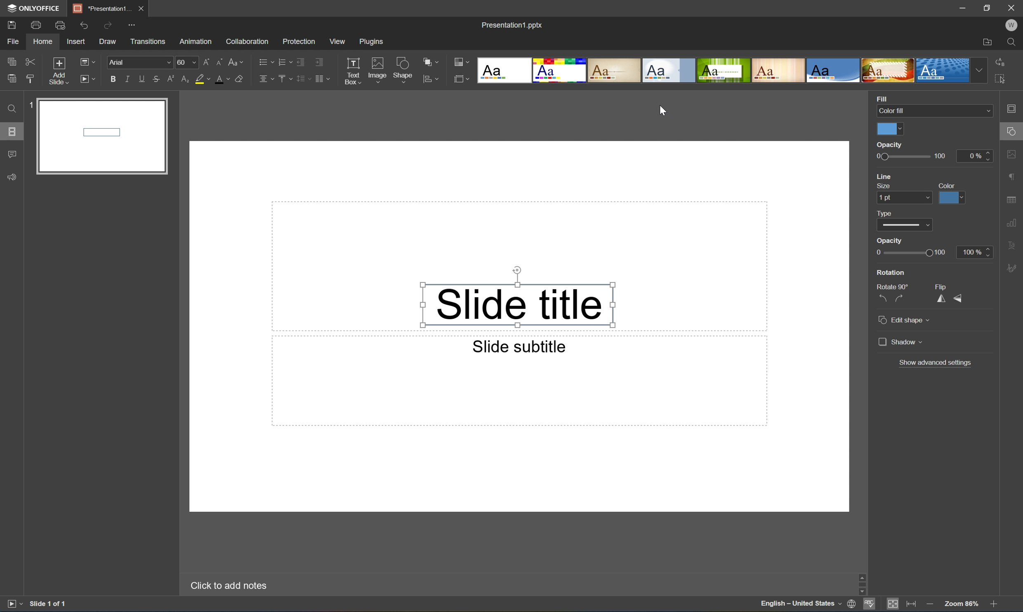  Describe the element at coordinates (900, 297) in the screenshot. I see `Rotate 90° clockwise` at that location.